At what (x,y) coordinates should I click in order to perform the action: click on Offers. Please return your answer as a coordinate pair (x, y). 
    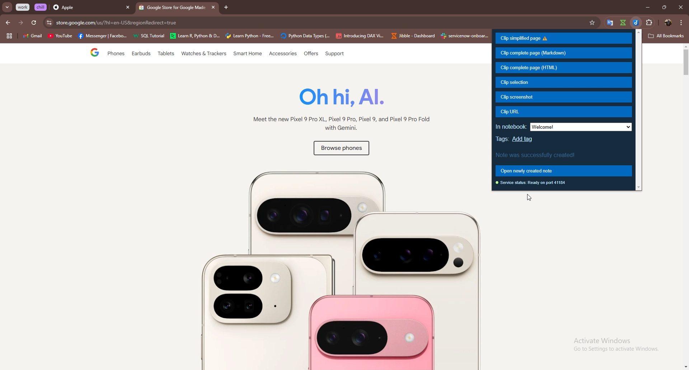
    Looking at the image, I should click on (310, 54).